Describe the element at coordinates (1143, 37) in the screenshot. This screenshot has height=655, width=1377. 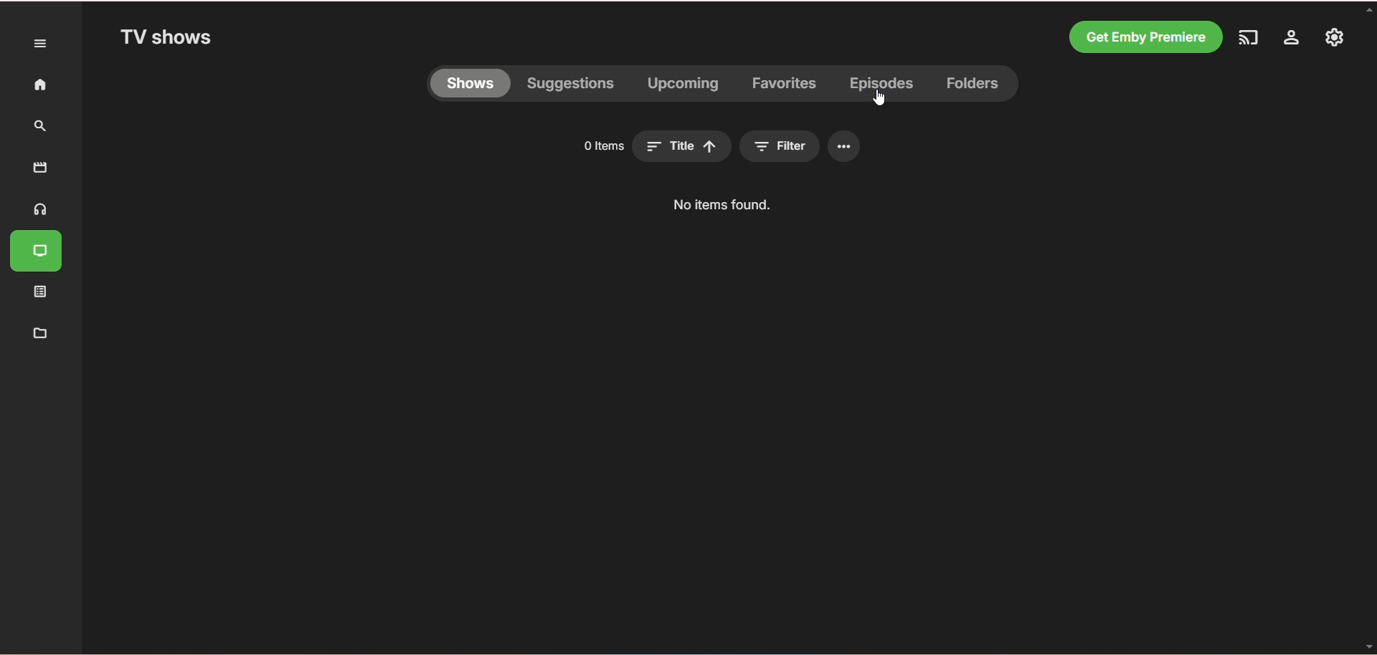
I see `get emby premiere` at that location.